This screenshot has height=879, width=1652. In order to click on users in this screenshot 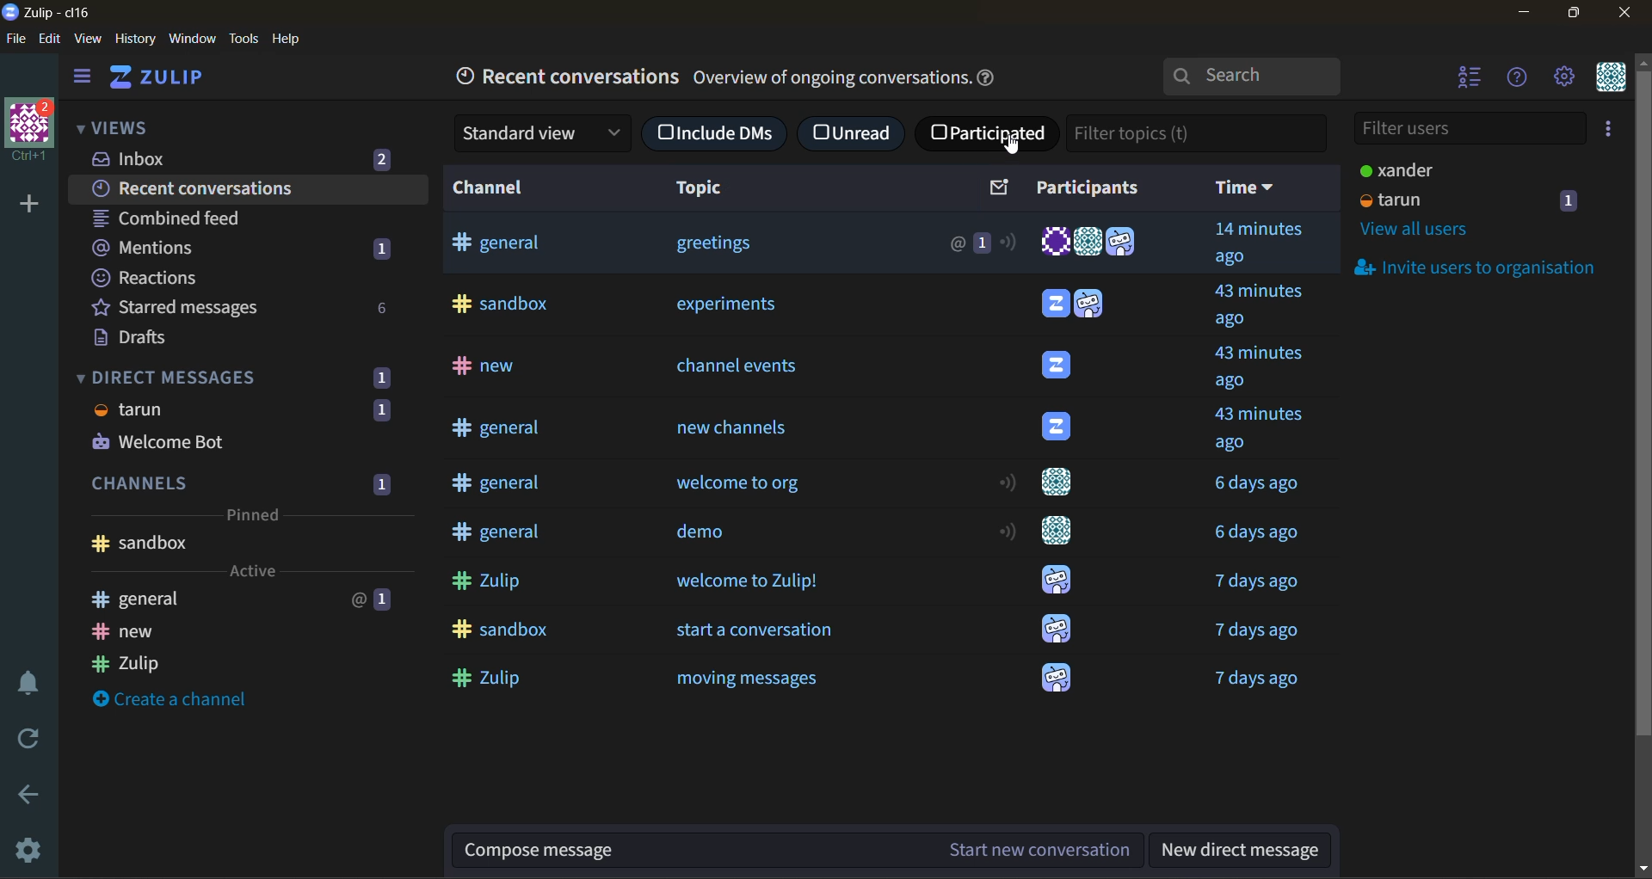, I will do `click(1075, 306)`.